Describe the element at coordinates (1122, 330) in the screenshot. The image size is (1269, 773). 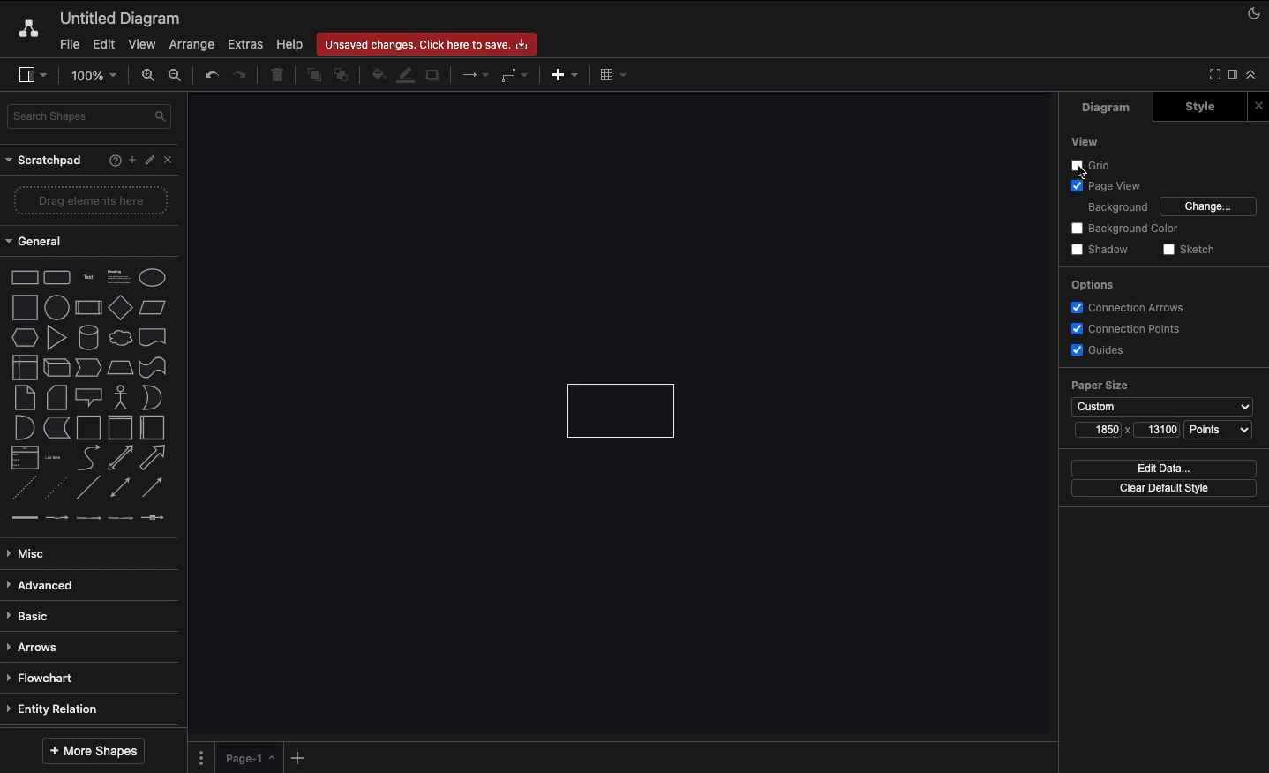
I see `Connection points` at that location.